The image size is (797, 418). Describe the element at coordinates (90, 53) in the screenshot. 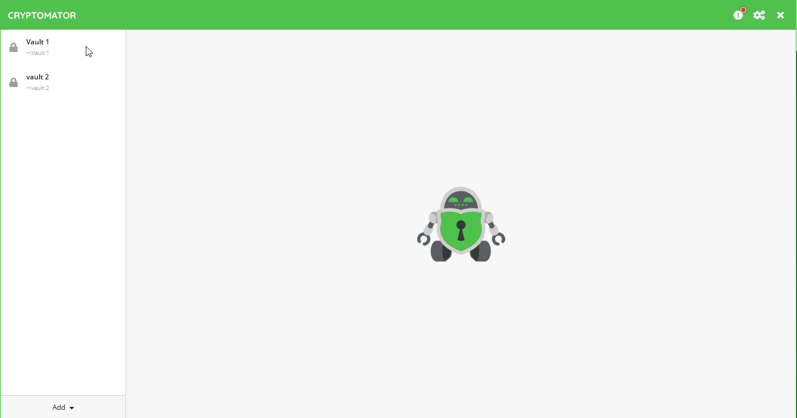

I see `cursor` at that location.